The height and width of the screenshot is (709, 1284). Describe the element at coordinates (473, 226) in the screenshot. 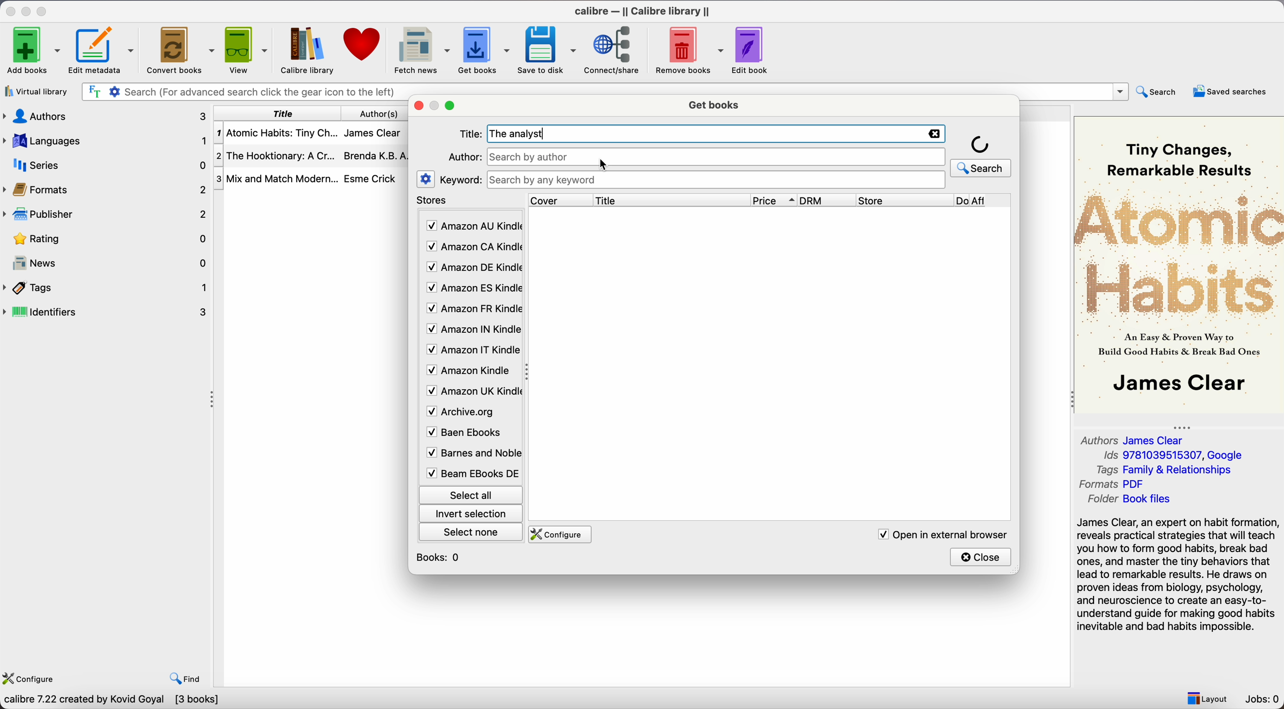

I see `Amazon AU Kindle` at that location.